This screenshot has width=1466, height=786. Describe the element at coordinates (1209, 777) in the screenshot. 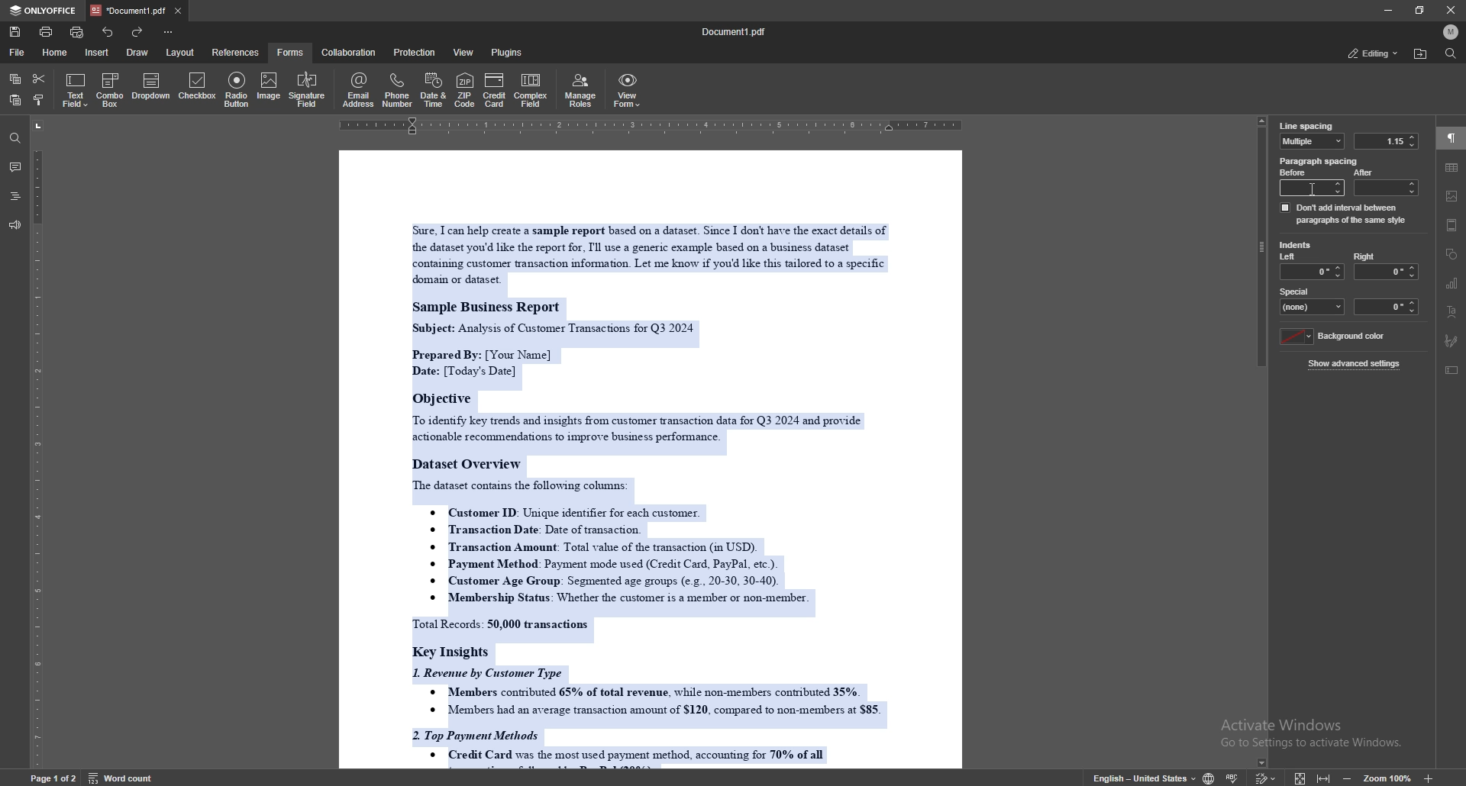

I see `change doc language` at that location.